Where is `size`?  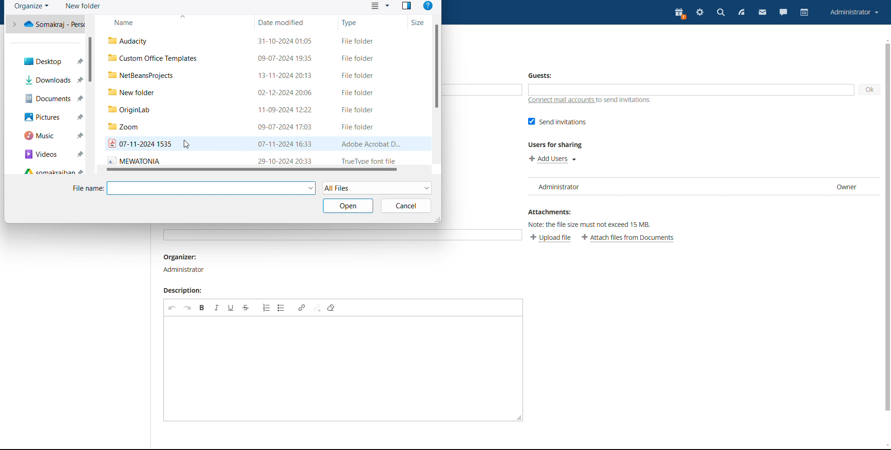
size is located at coordinates (419, 21).